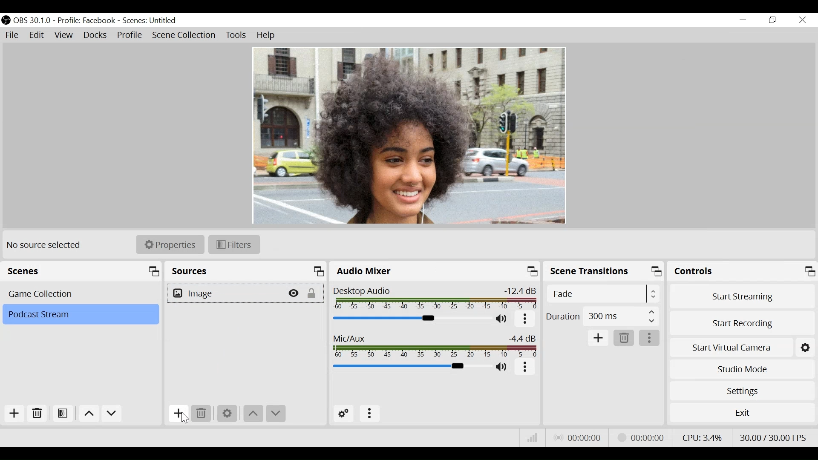 This screenshot has height=460, width=818. Describe the element at coordinates (502, 319) in the screenshot. I see `(un)mute` at that location.